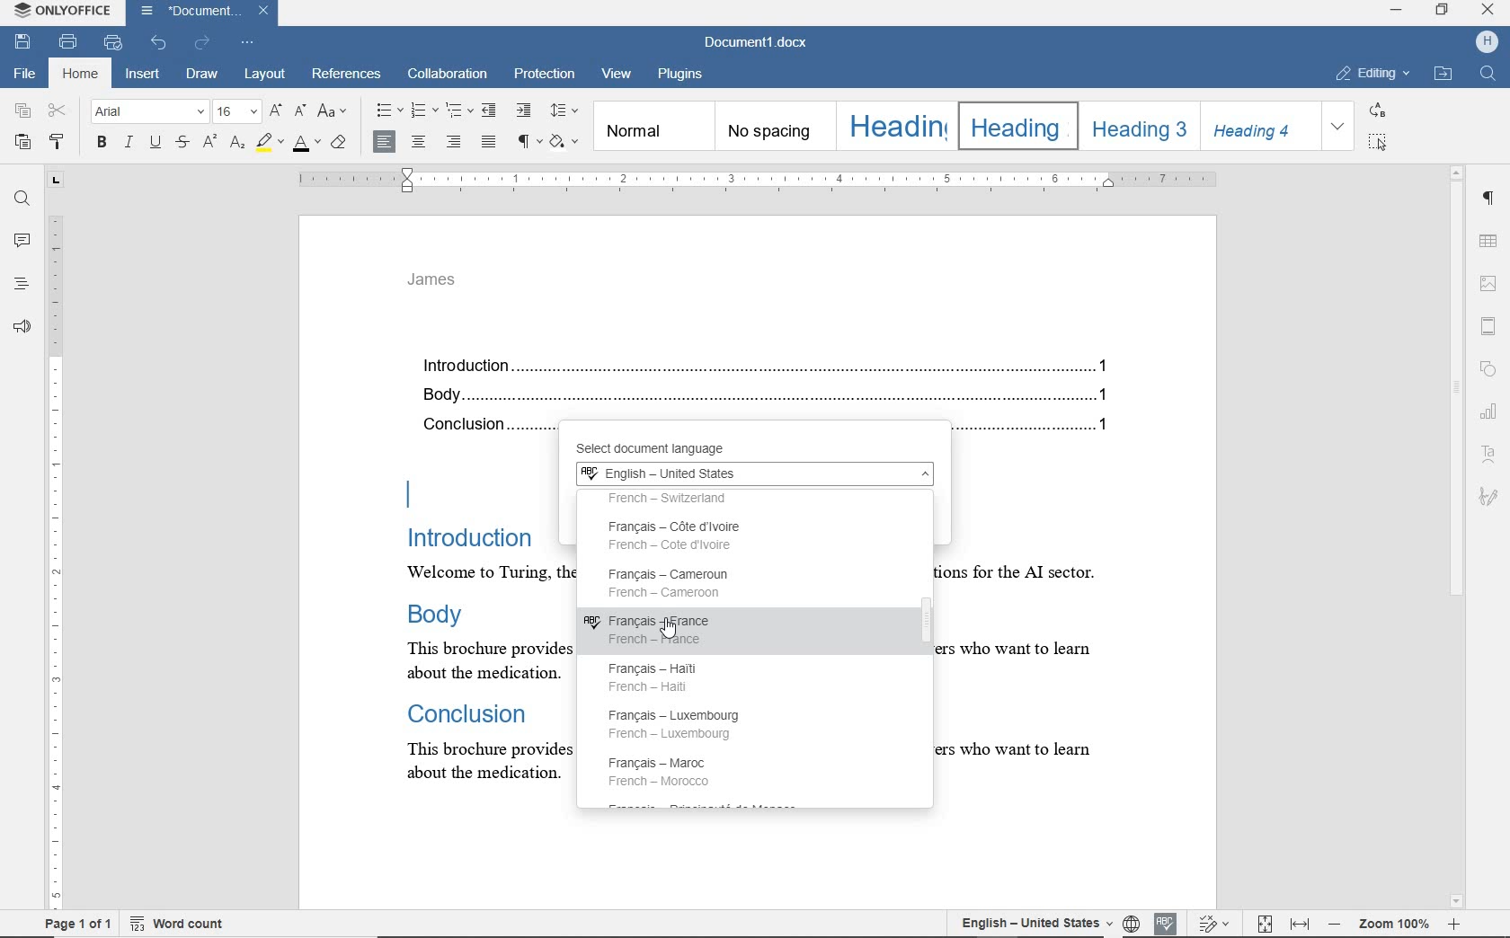  What do you see at coordinates (129, 143) in the screenshot?
I see `italic` at bounding box center [129, 143].